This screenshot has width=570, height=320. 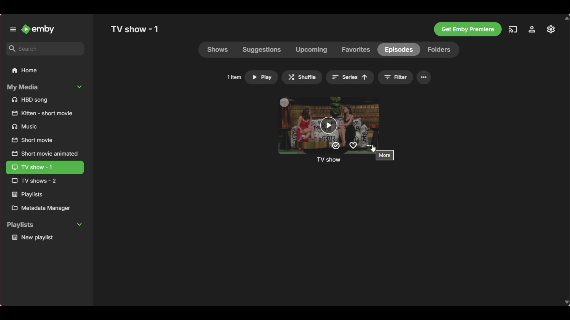 I want to click on Home folder, current selection highlighted, so click(x=45, y=71).